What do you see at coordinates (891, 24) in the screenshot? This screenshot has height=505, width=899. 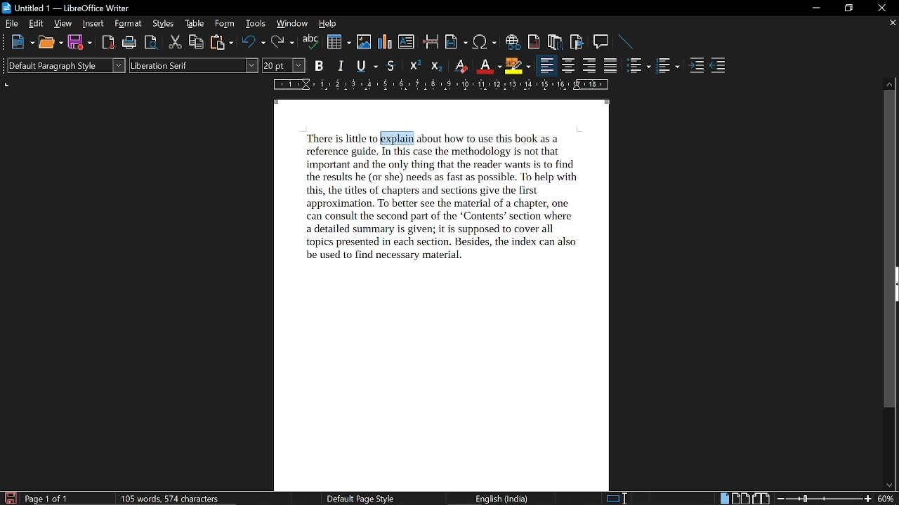 I see `close tab` at bounding box center [891, 24].